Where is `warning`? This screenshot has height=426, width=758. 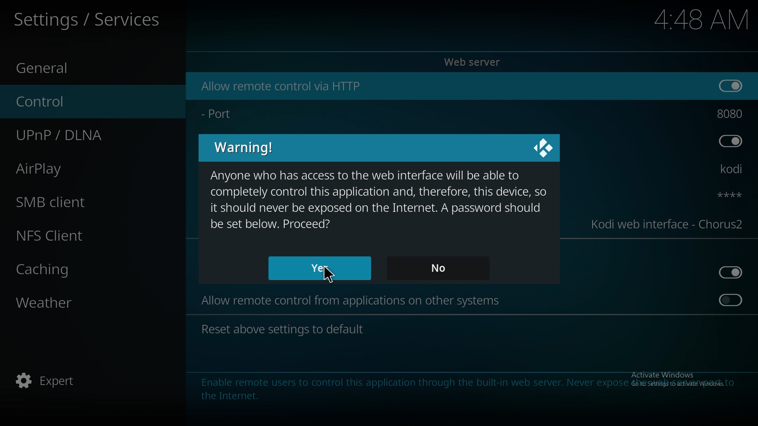 warning is located at coordinates (245, 149).